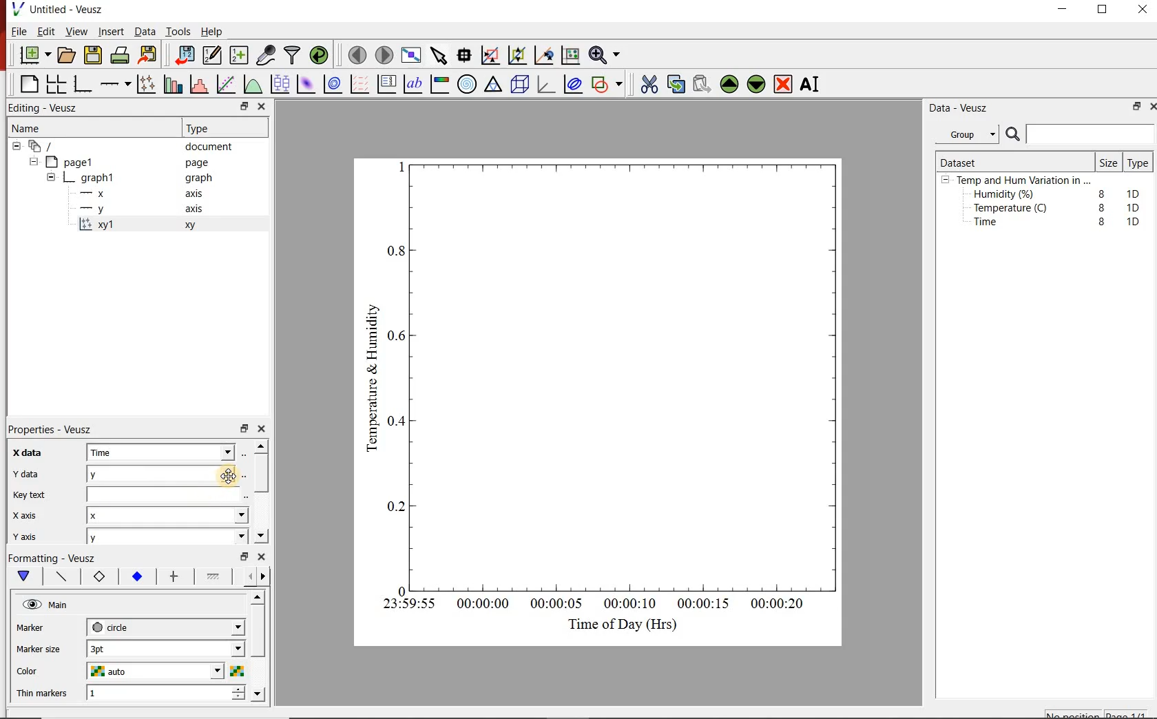 This screenshot has height=719, width=1157. Describe the element at coordinates (704, 602) in the screenshot. I see `00:00:15` at that location.